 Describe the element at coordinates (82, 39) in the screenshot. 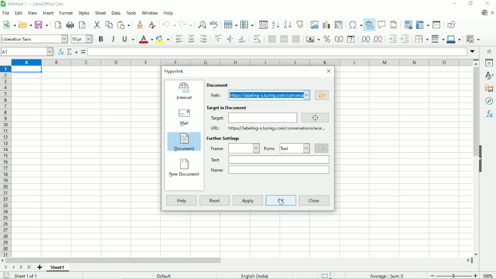

I see `10PT` at that location.